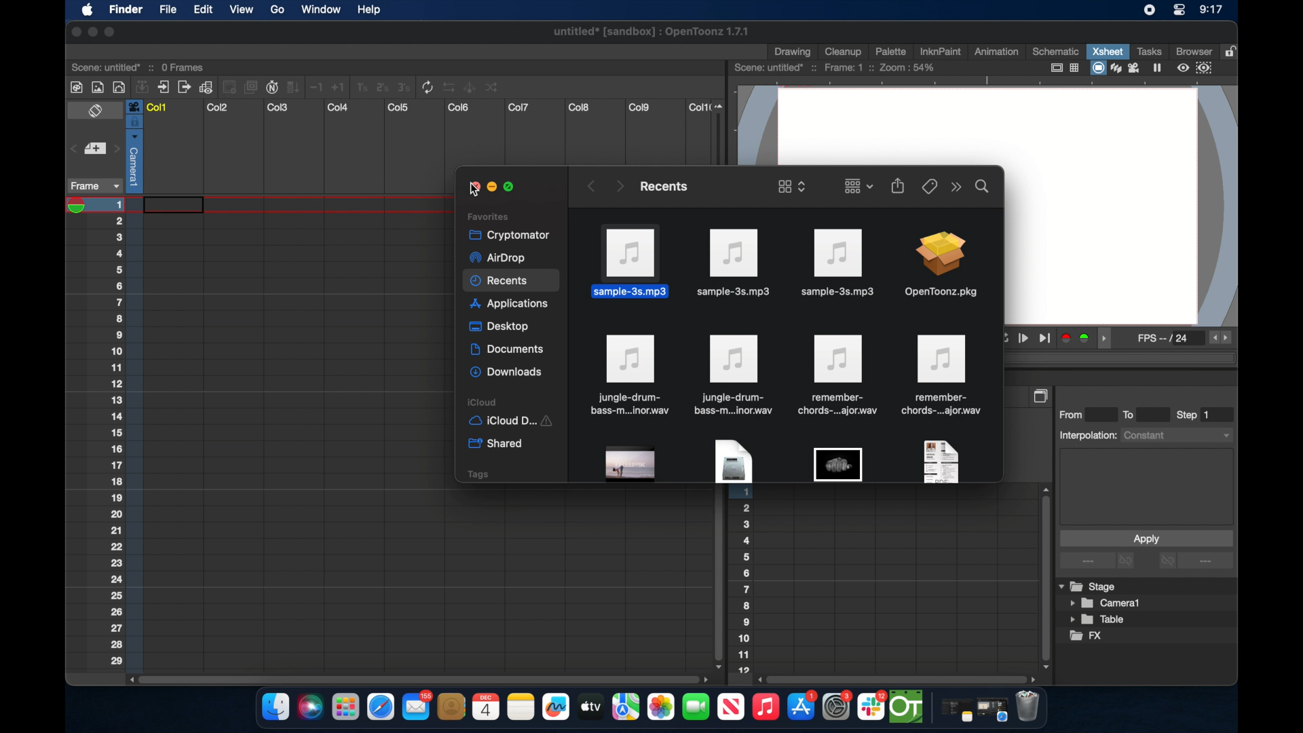 The width and height of the screenshot is (1303, 733). What do you see at coordinates (97, 112) in the screenshot?
I see `toggle x sheet` at bounding box center [97, 112].